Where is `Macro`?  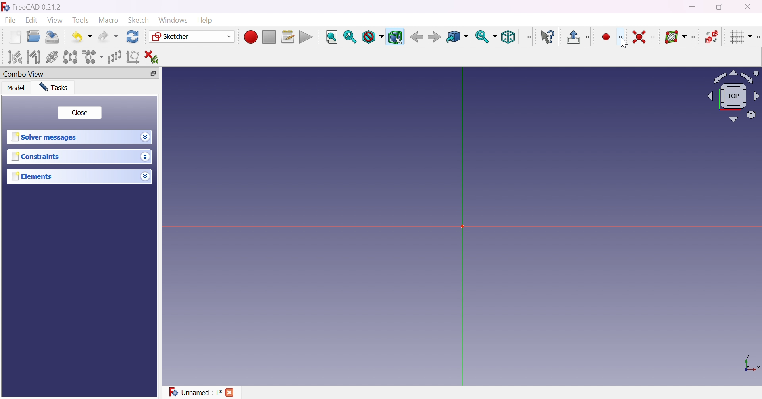
Macro is located at coordinates (109, 20).